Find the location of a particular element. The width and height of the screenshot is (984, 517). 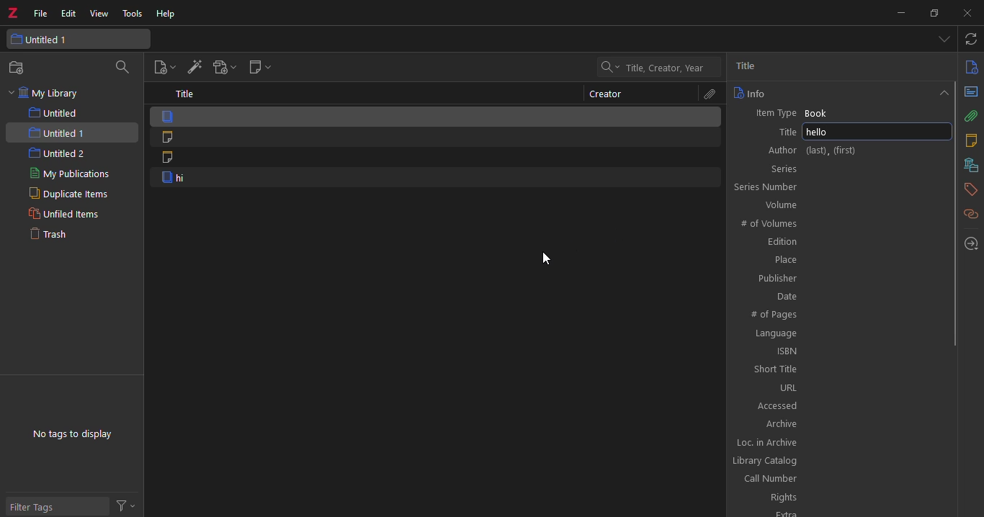

tools is located at coordinates (135, 14).